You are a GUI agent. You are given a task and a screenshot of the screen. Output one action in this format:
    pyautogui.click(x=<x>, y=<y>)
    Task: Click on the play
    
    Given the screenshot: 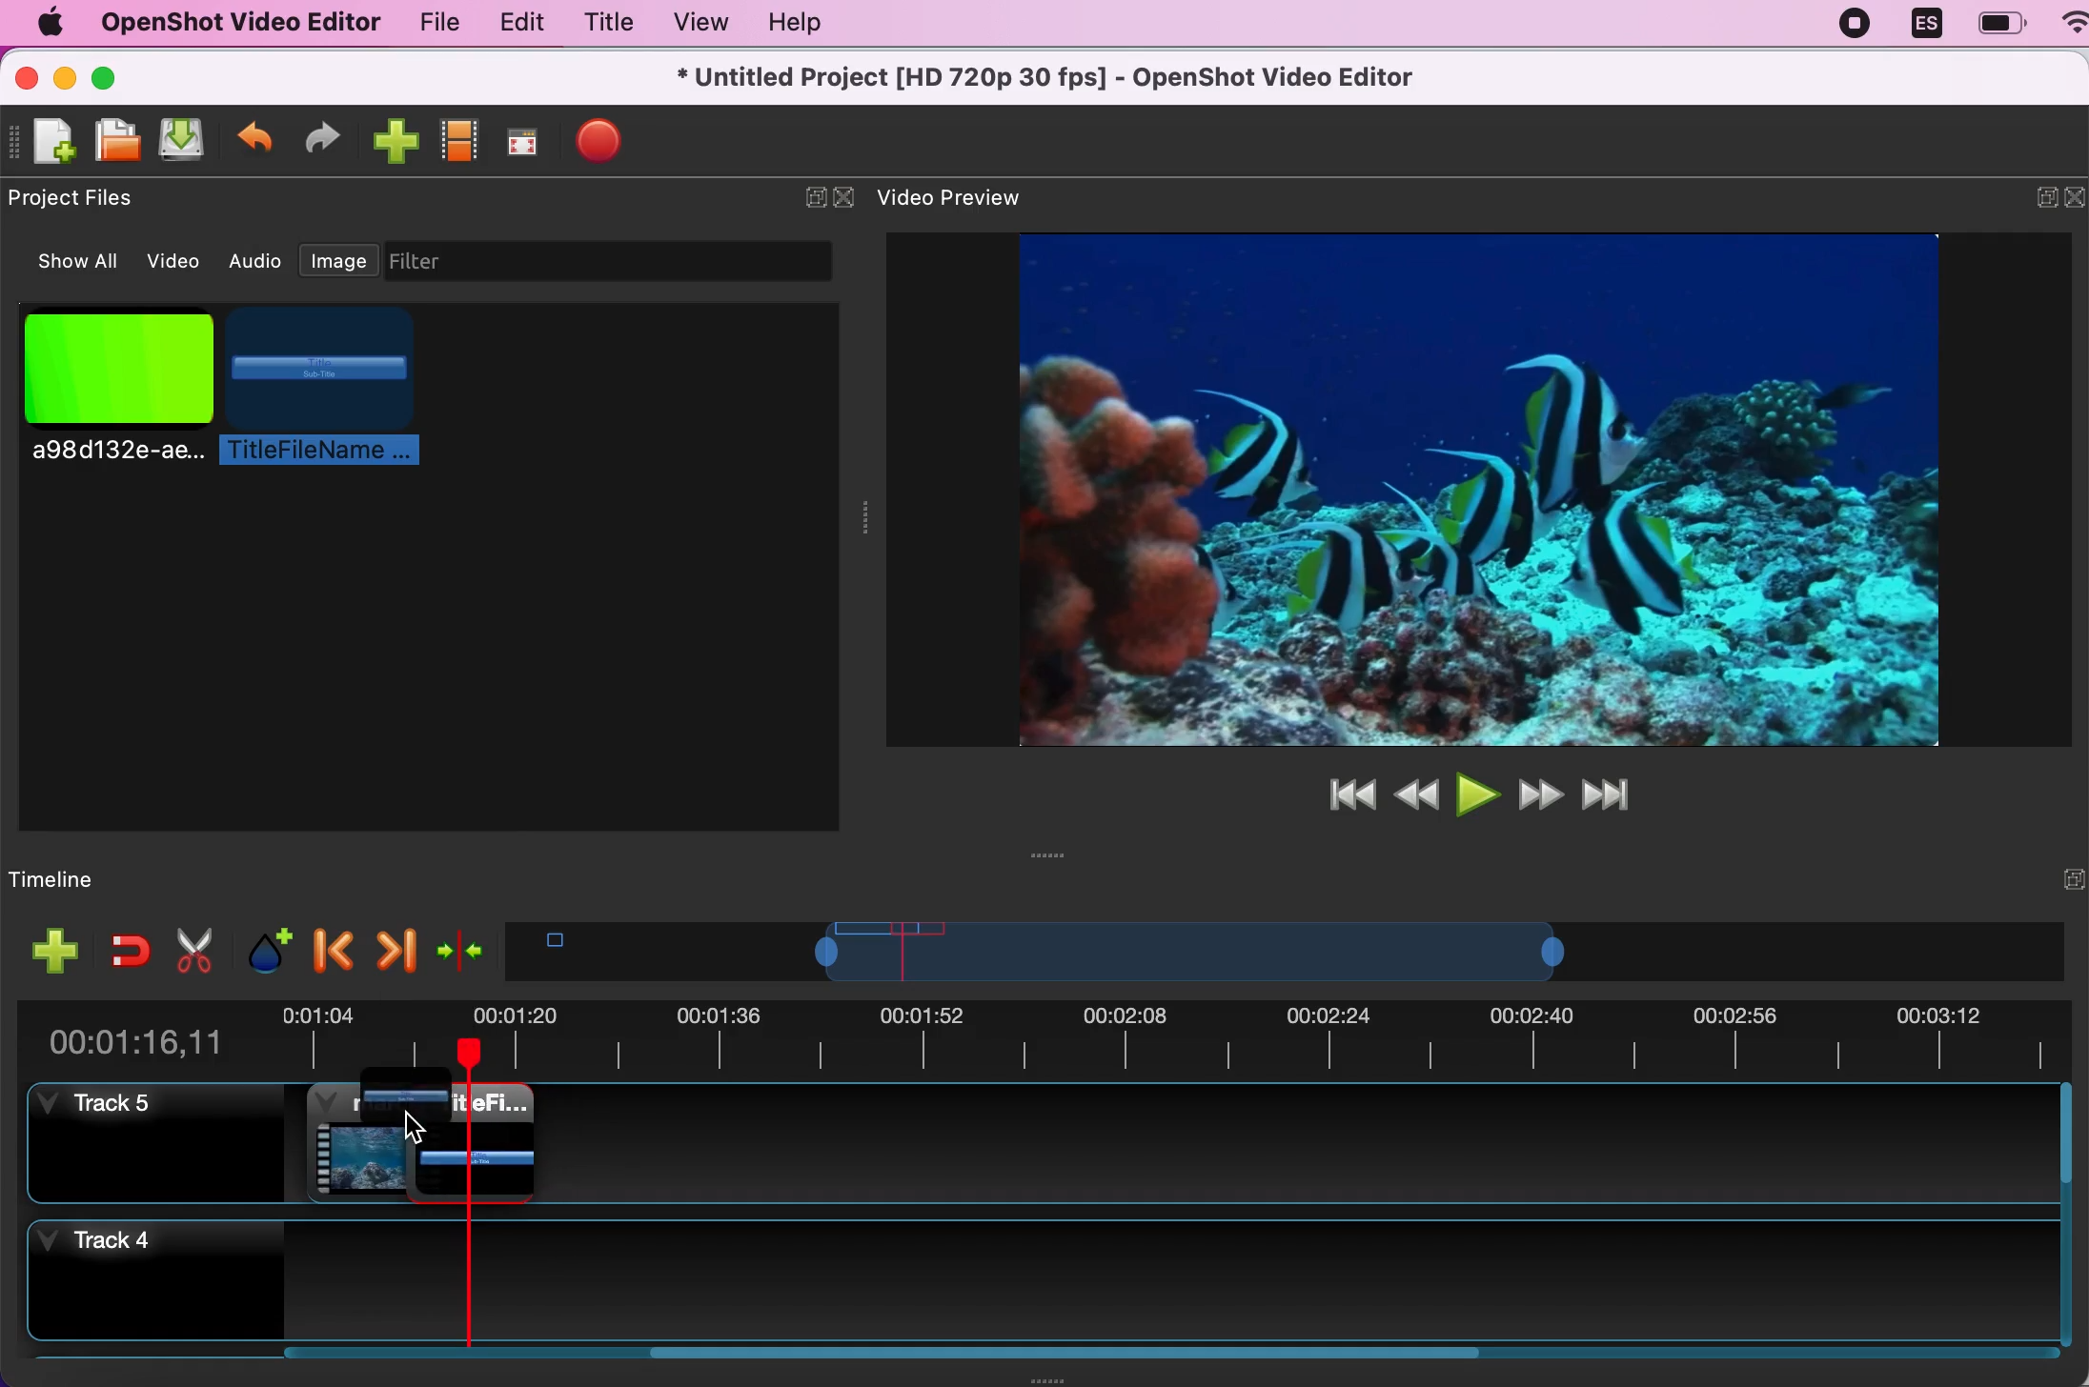 What is the action you would take?
    pyautogui.click(x=1475, y=792)
    